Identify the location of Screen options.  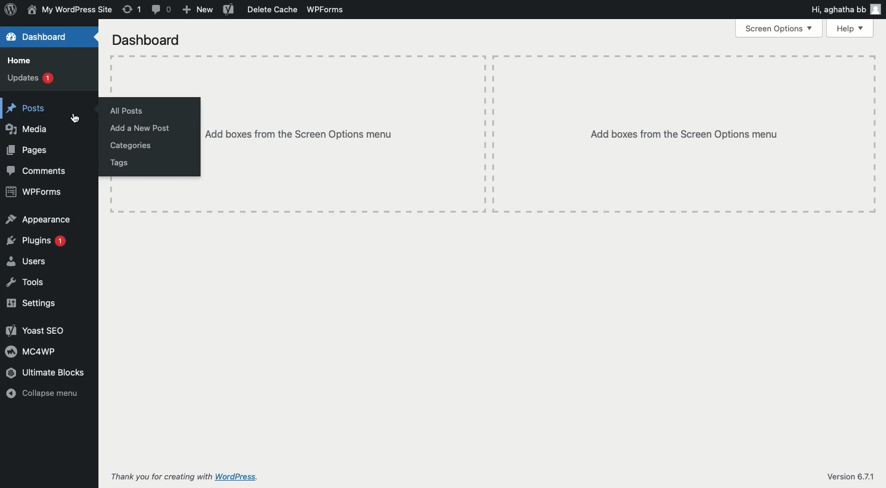
(780, 28).